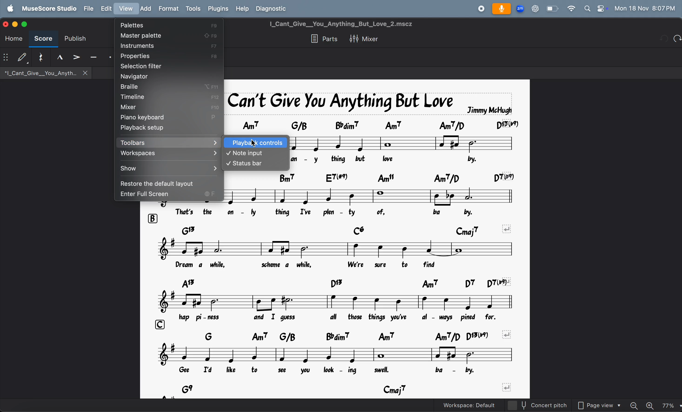  What do you see at coordinates (521, 8) in the screenshot?
I see `zoom` at bounding box center [521, 8].